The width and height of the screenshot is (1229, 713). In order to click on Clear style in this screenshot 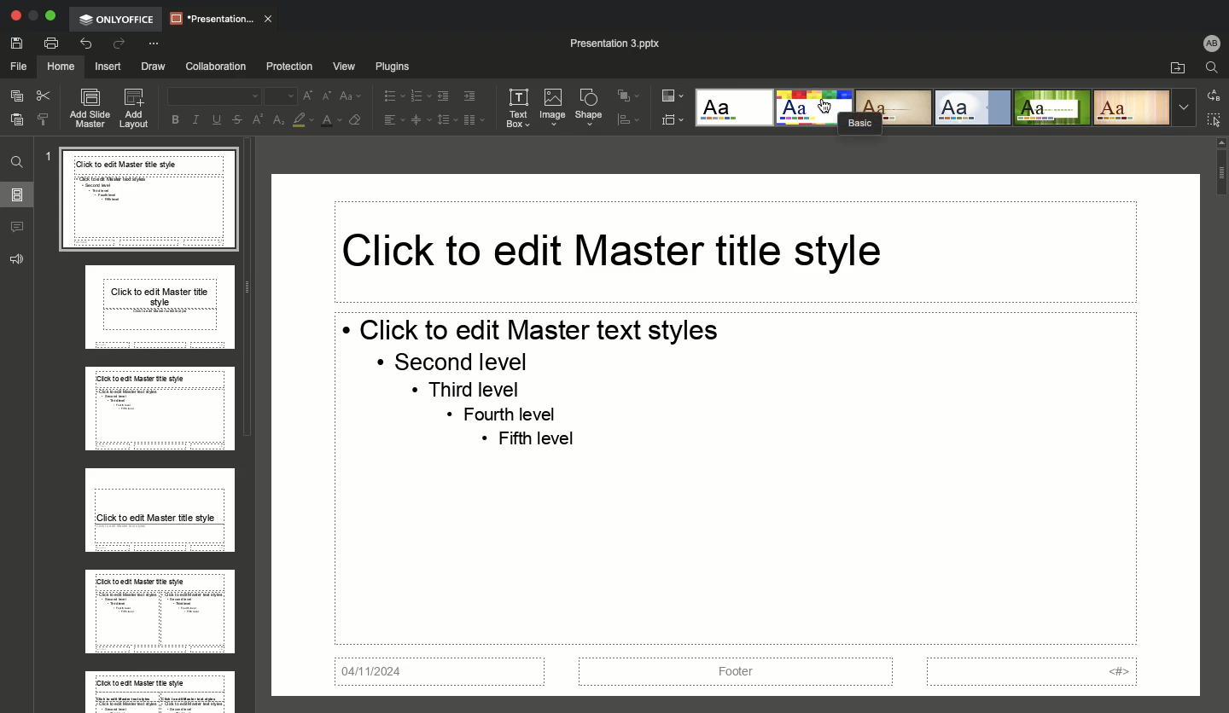, I will do `click(353, 122)`.